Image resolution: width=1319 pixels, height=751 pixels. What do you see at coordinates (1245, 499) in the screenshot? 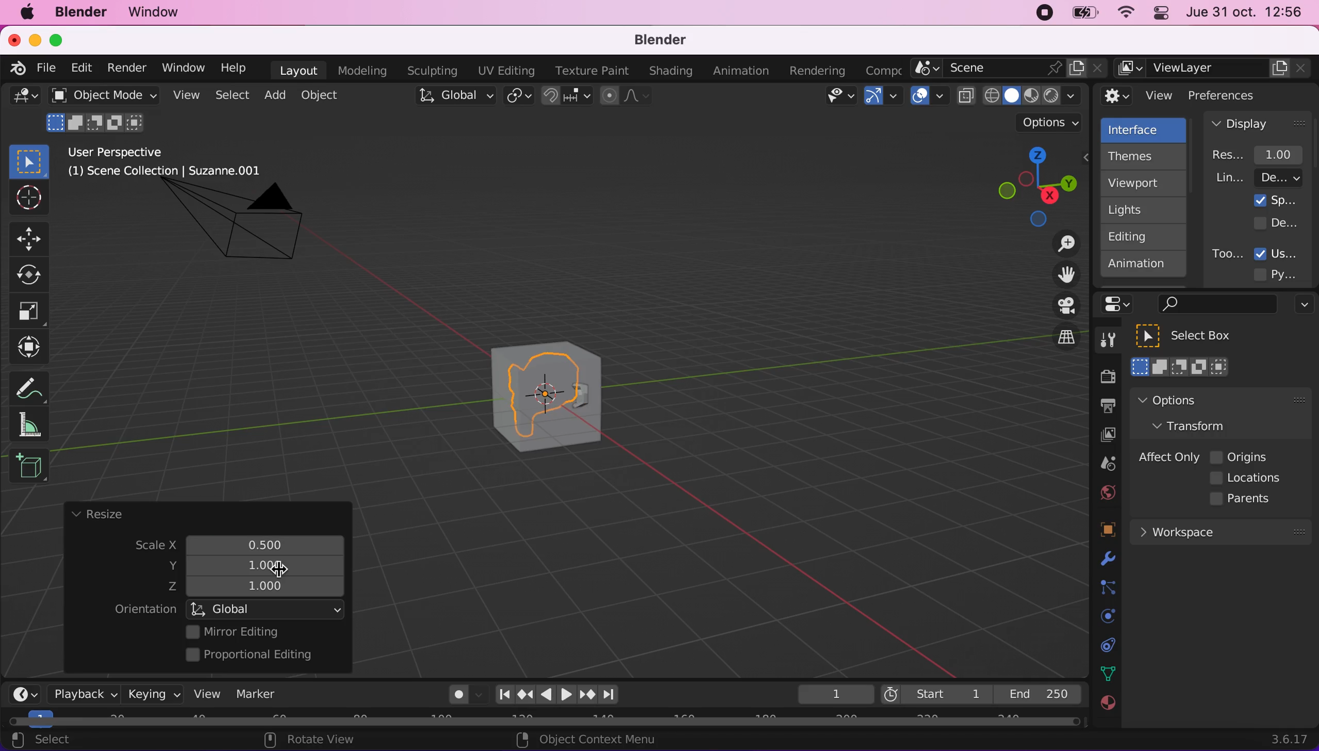
I see `parents` at bounding box center [1245, 499].